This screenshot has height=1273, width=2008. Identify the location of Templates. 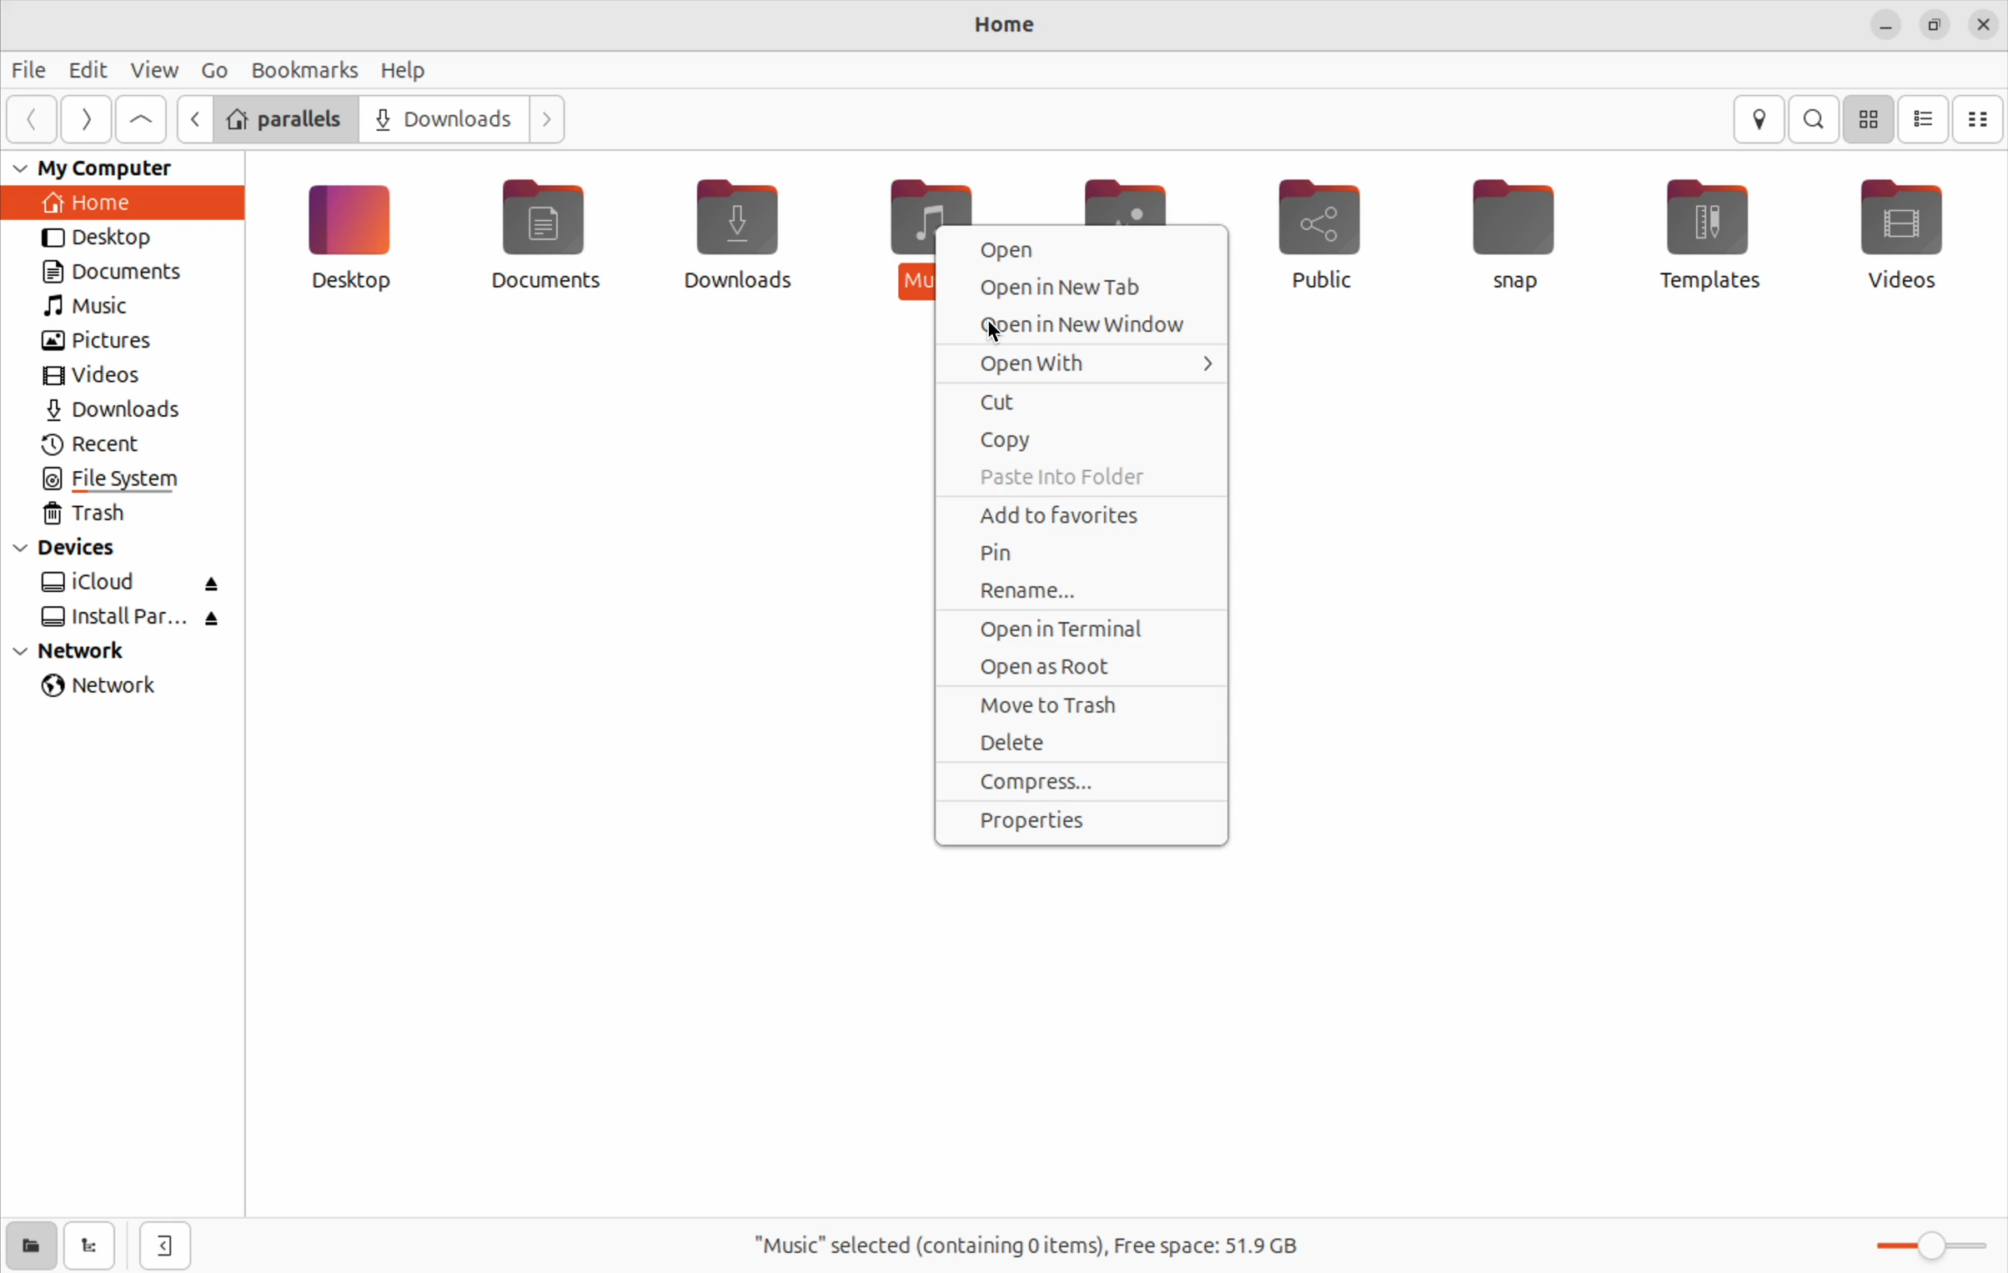
(1714, 230).